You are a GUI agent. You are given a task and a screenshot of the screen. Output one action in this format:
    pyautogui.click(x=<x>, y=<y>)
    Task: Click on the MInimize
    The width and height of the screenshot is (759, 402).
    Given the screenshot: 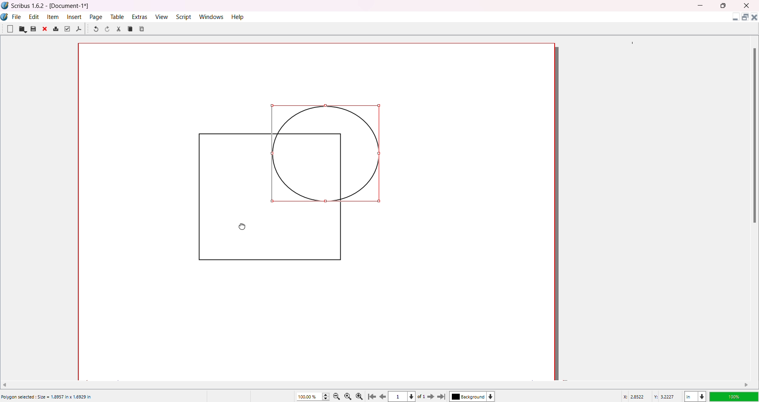 What is the action you would take?
    pyautogui.click(x=702, y=6)
    